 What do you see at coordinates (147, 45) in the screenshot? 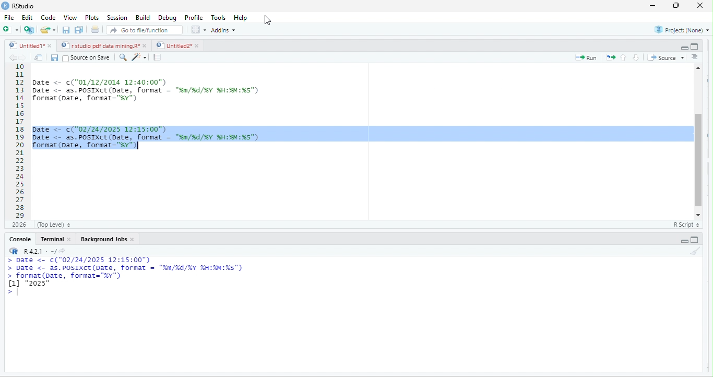
I see `close` at bounding box center [147, 45].